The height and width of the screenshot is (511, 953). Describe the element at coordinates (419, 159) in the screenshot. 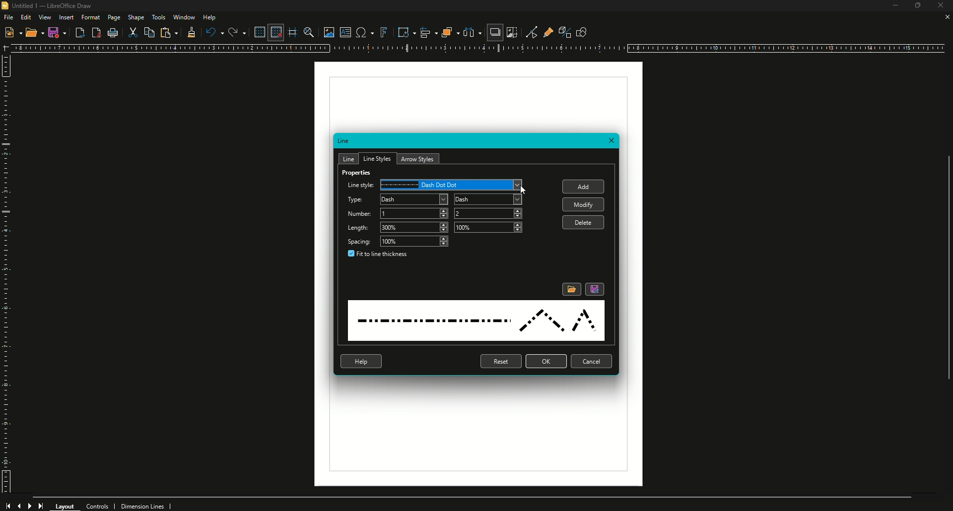

I see `Arrow Styles` at that location.